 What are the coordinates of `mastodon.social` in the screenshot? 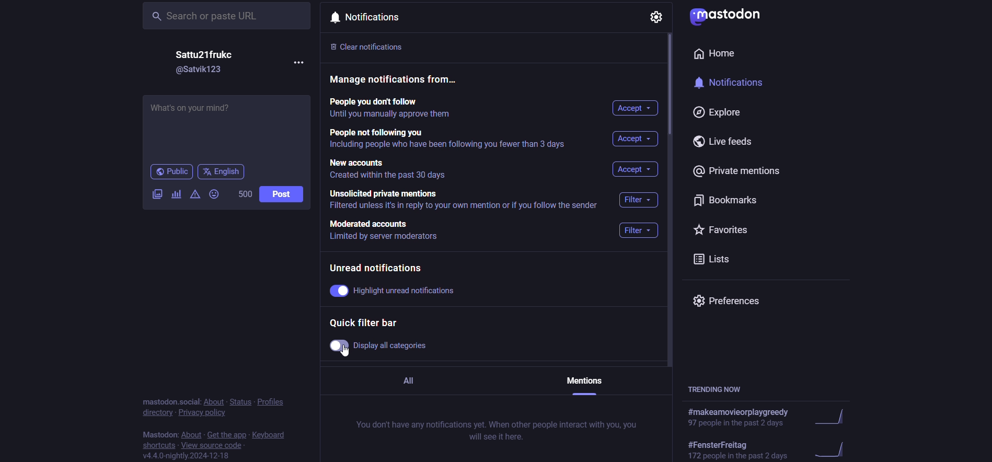 It's located at (167, 402).